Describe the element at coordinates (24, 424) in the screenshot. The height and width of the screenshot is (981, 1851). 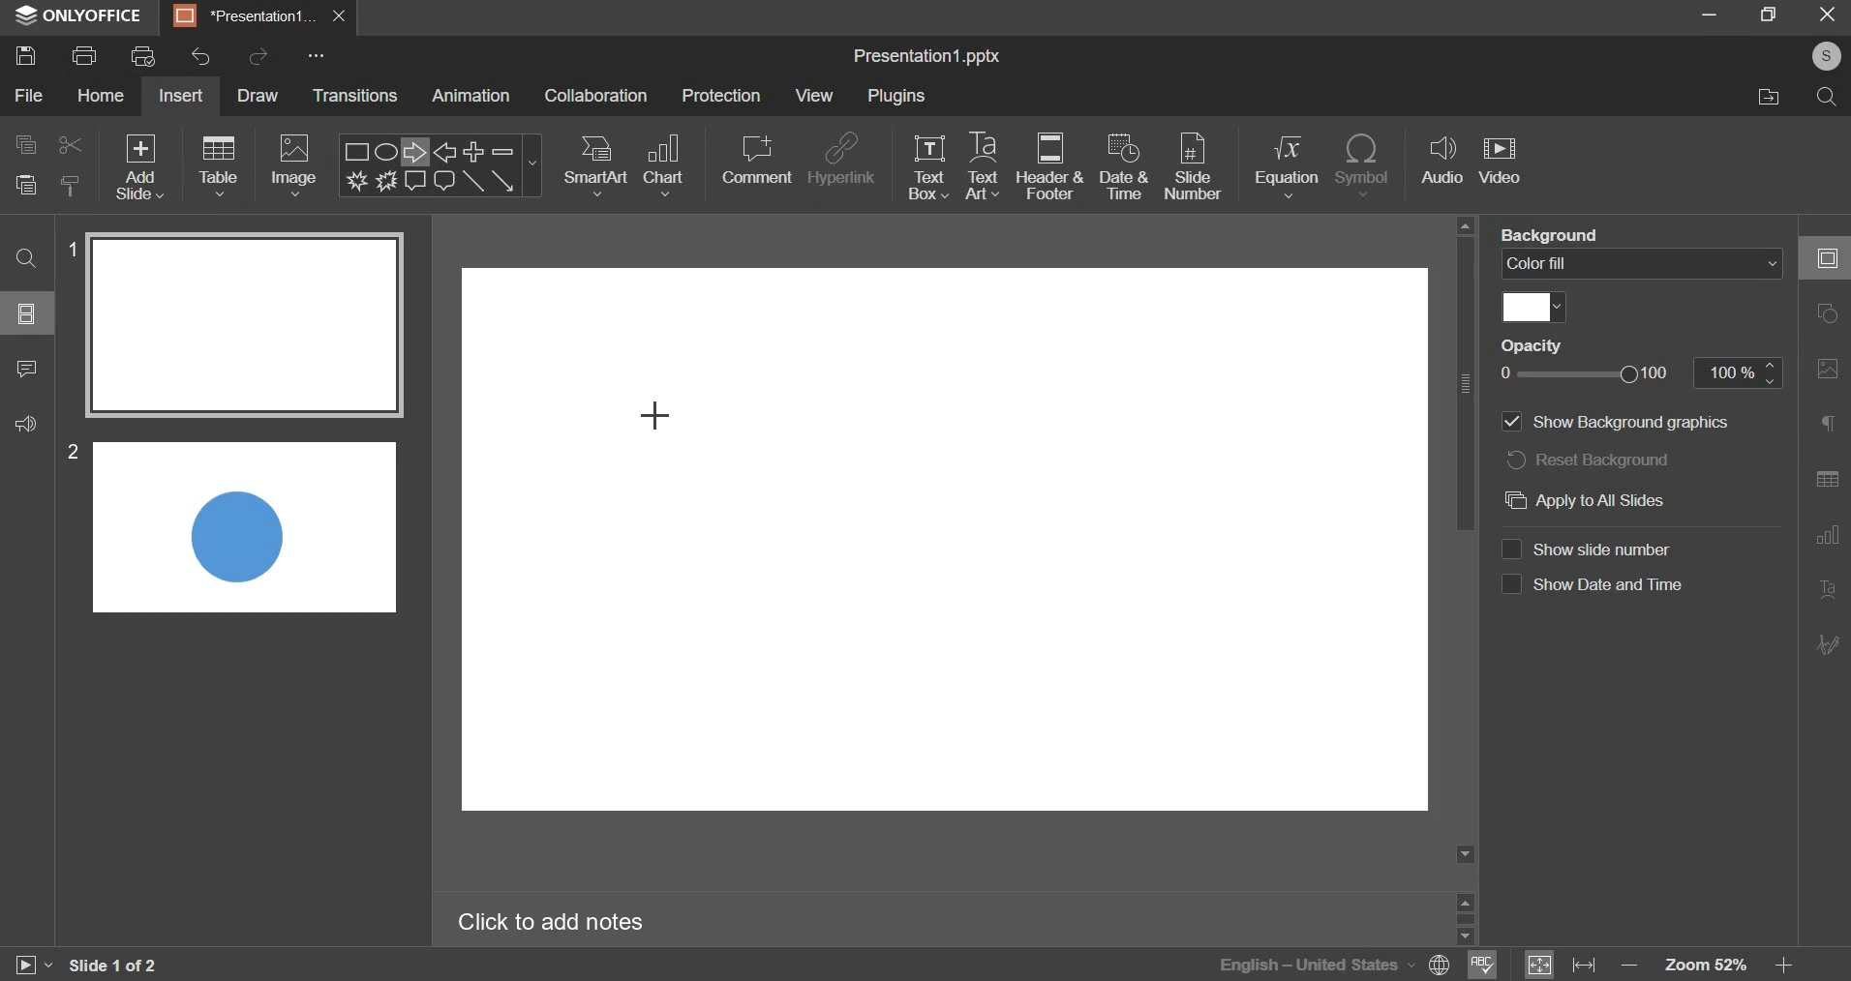
I see `feedback` at that location.